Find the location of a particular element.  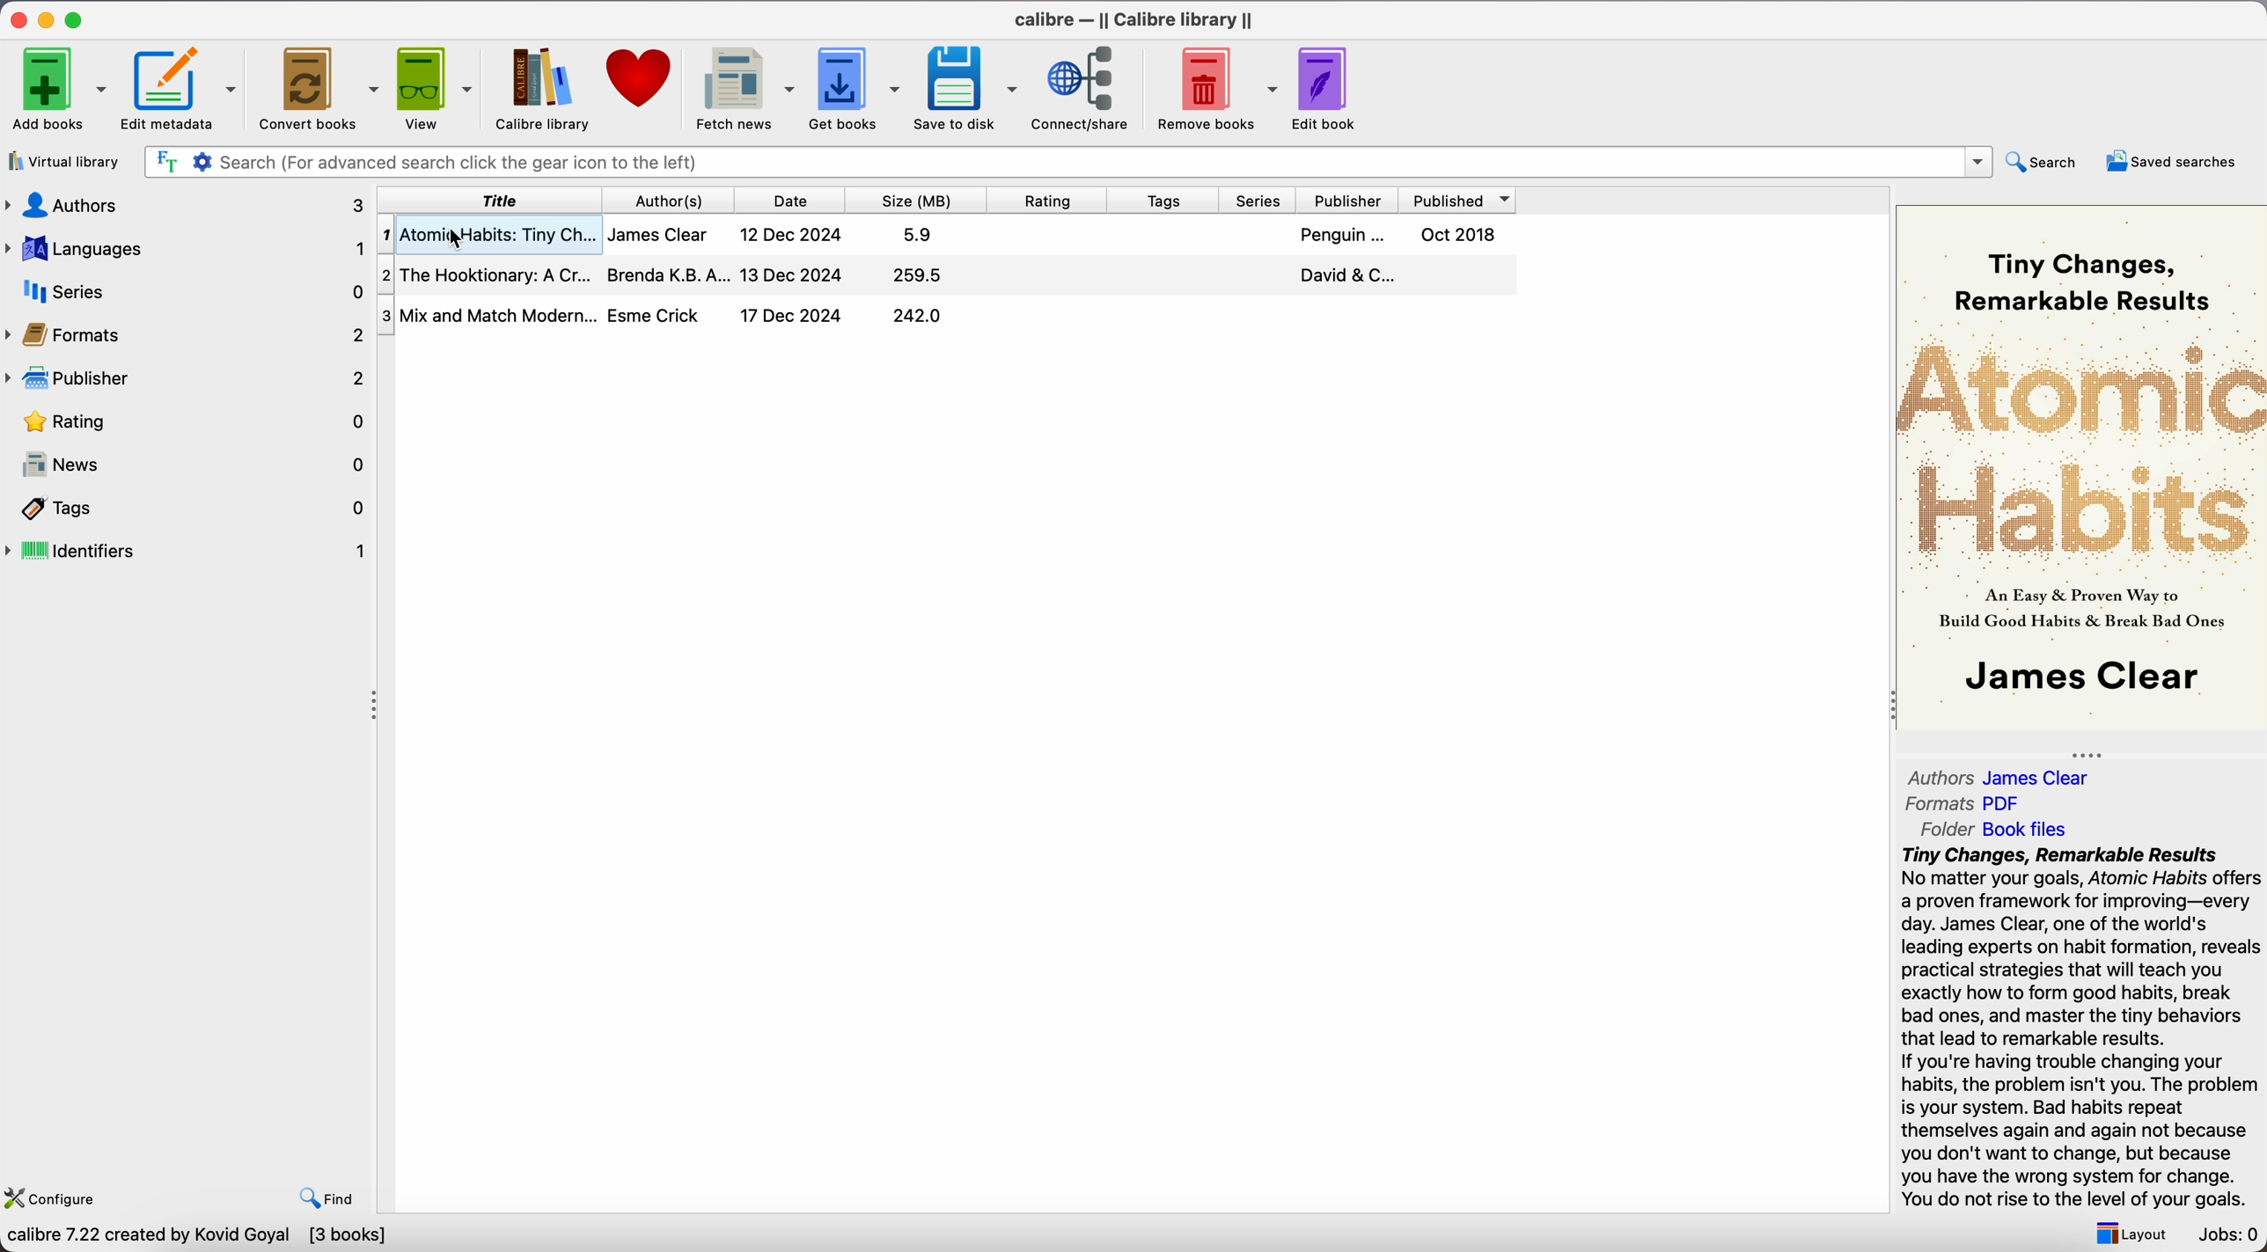

Jobs: 0 is located at coordinates (2229, 1233).